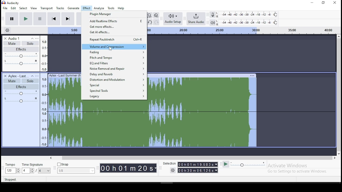 Image resolution: width=342 pixels, height=192 pixels. What do you see at coordinates (11, 81) in the screenshot?
I see `mute` at bounding box center [11, 81].